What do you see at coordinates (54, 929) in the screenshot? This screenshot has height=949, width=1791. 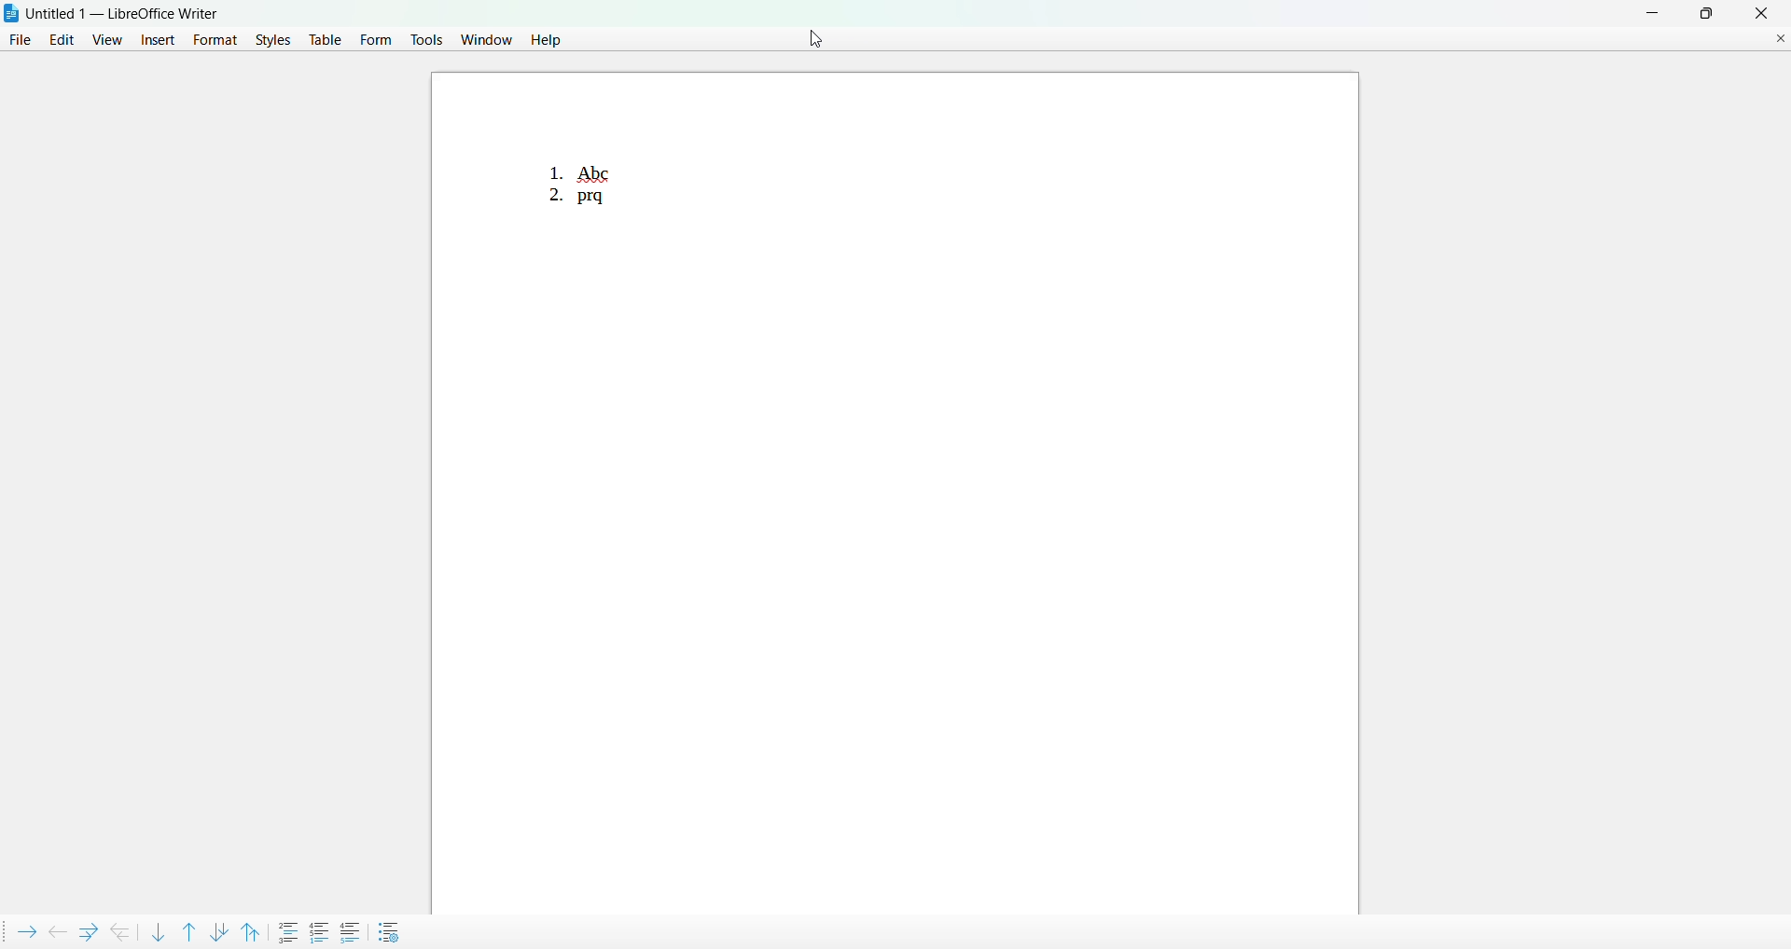 I see `promote outline level` at bounding box center [54, 929].